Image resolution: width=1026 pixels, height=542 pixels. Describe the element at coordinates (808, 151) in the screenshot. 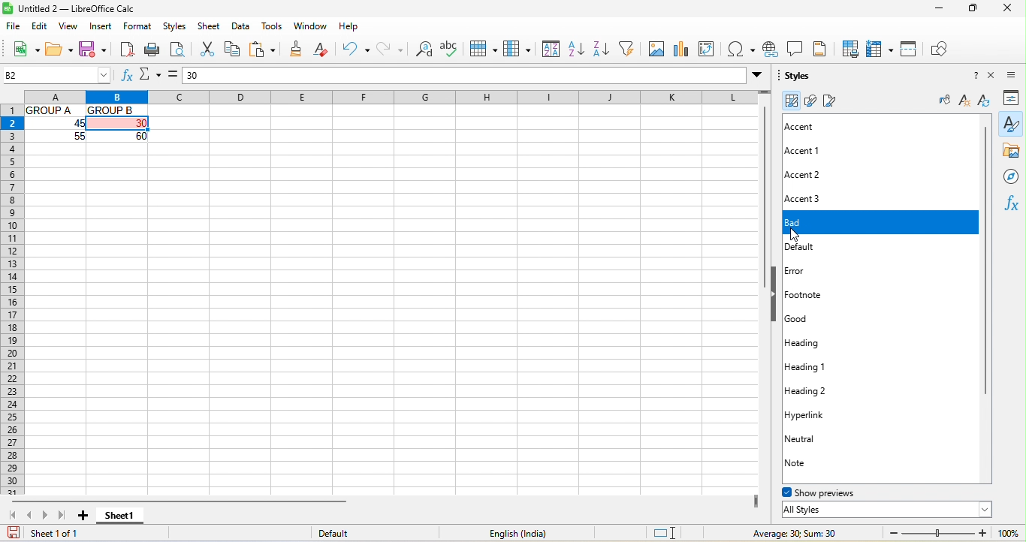

I see `accent1` at that location.